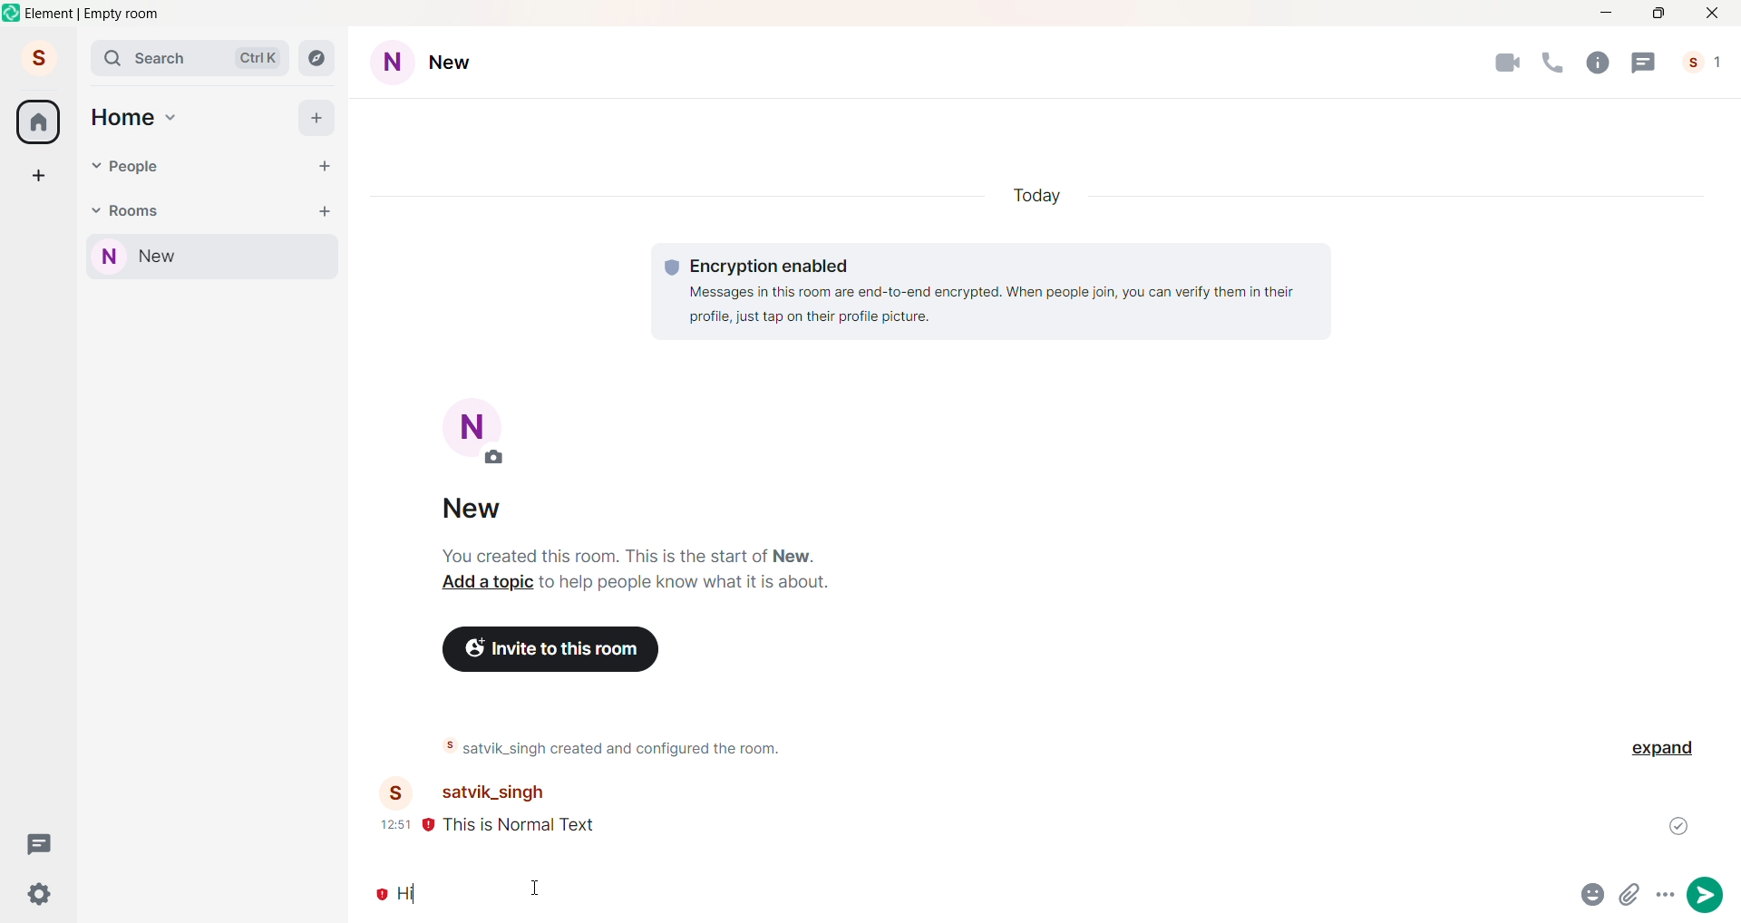 This screenshot has height=923, width=1741. I want to click on Maximize, so click(1658, 14).